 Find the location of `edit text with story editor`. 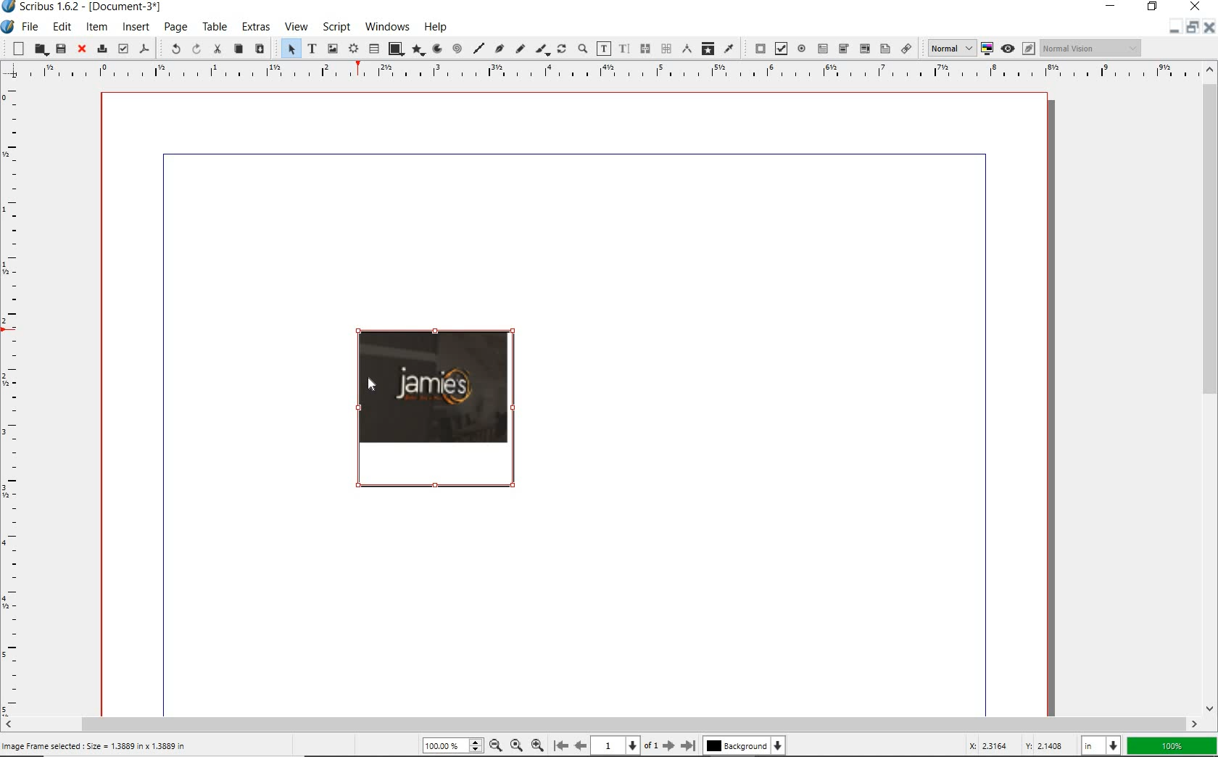

edit text with story editor is located at coordinates (623, 48).